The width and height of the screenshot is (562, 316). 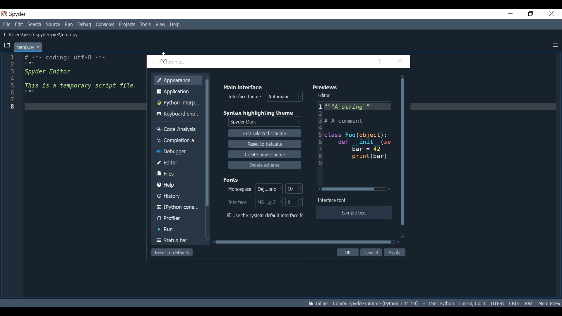 I want to click on Consoles, so click(x=106, y=25).